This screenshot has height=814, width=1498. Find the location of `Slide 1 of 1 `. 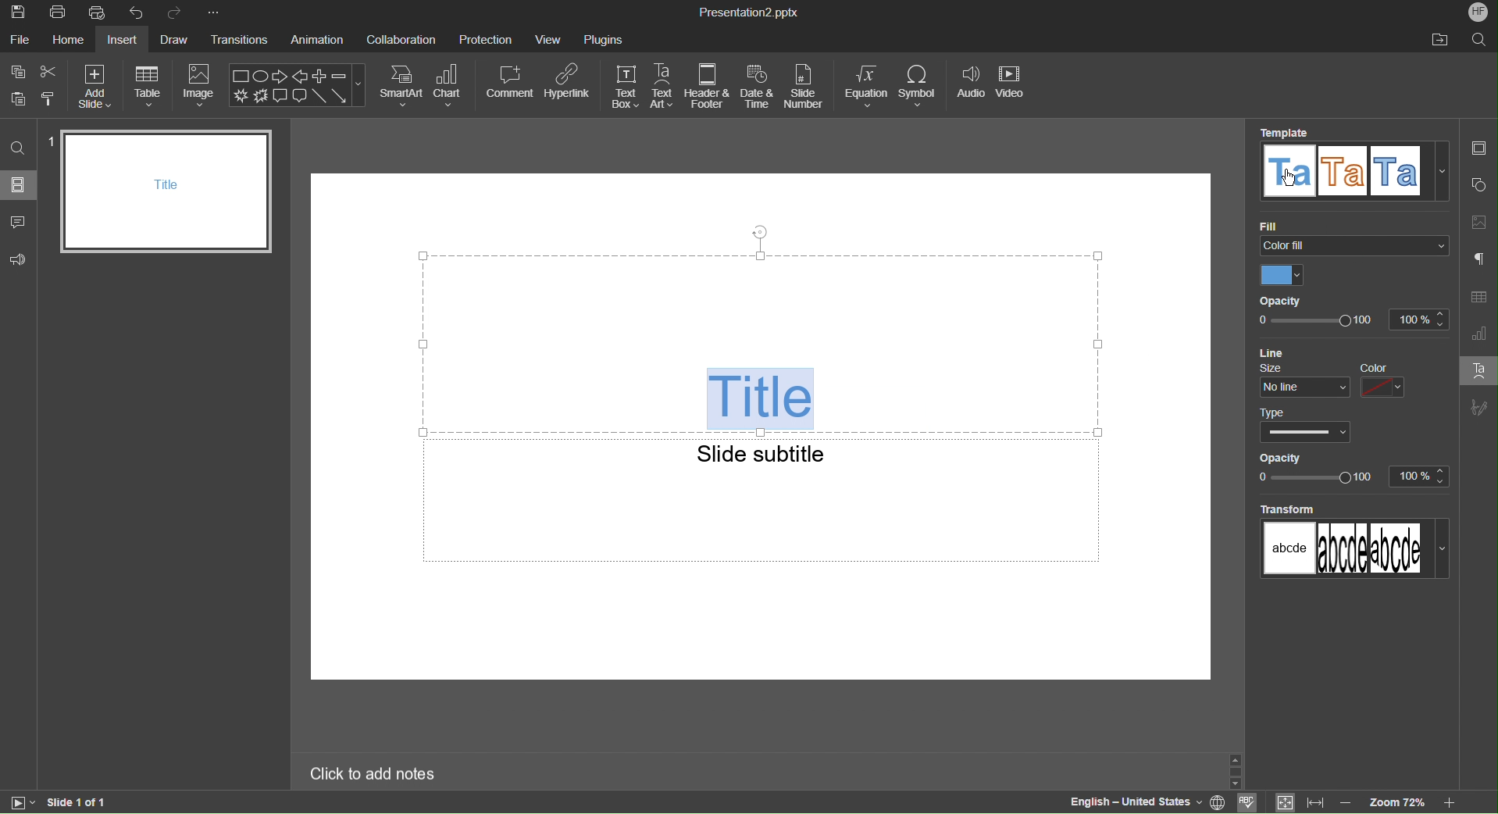

Slide 1 of 1  is located at coordinates (79, 802).